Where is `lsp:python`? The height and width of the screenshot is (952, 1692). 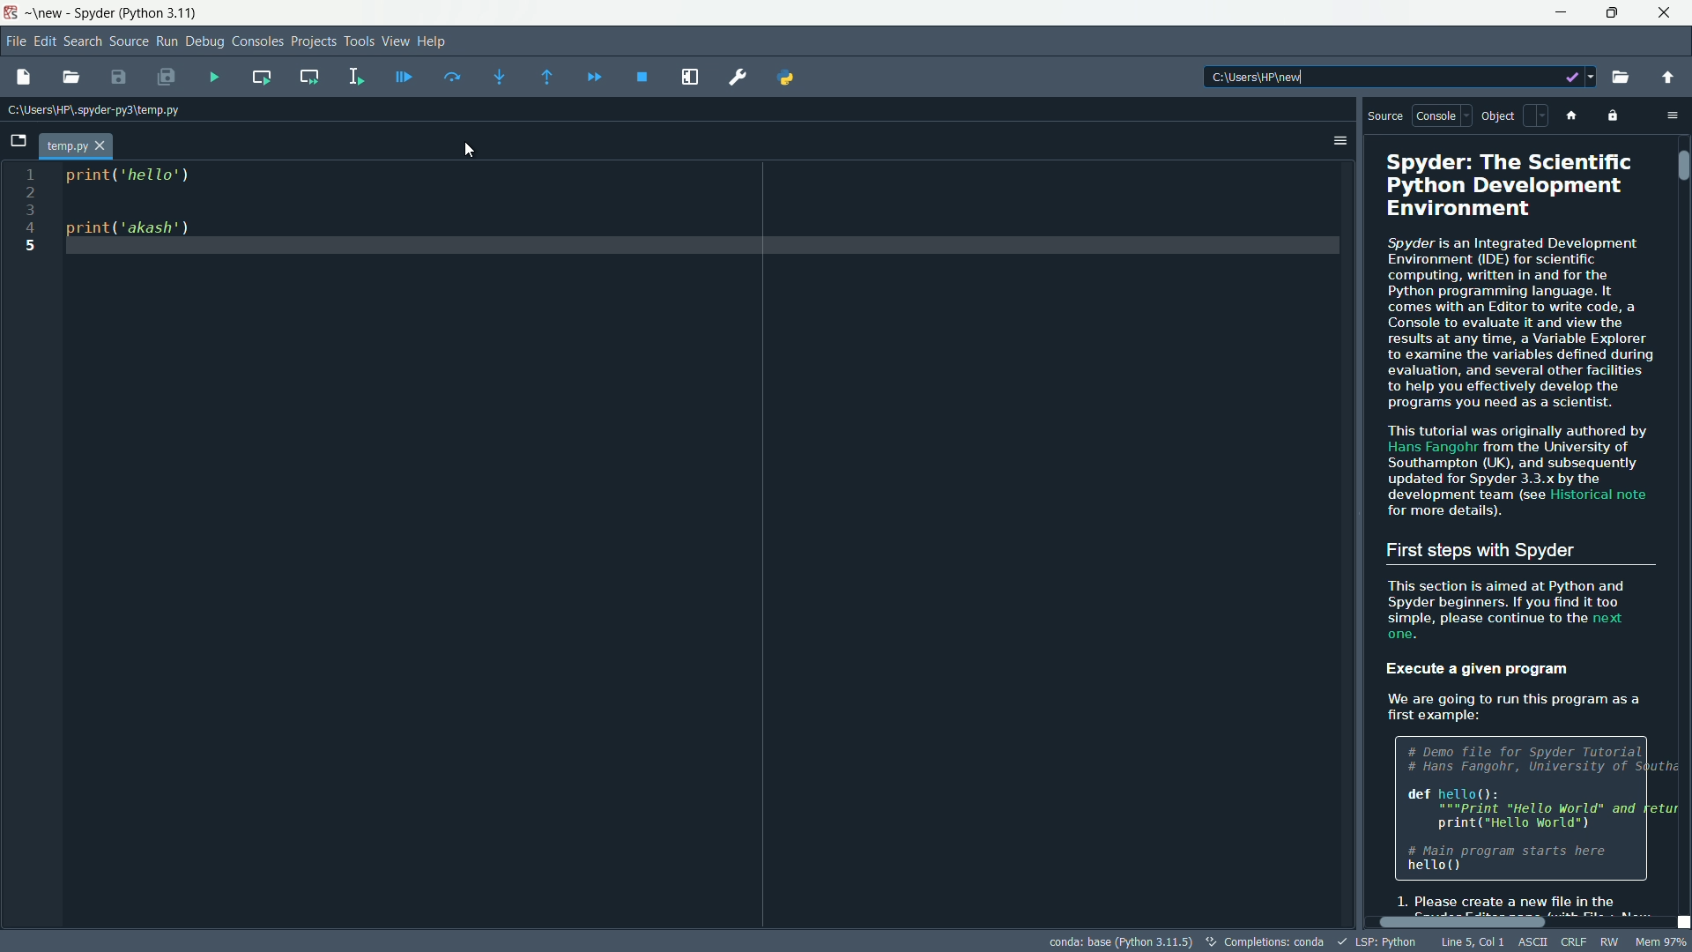
lsp:python is located at coordinates (1377, 941).